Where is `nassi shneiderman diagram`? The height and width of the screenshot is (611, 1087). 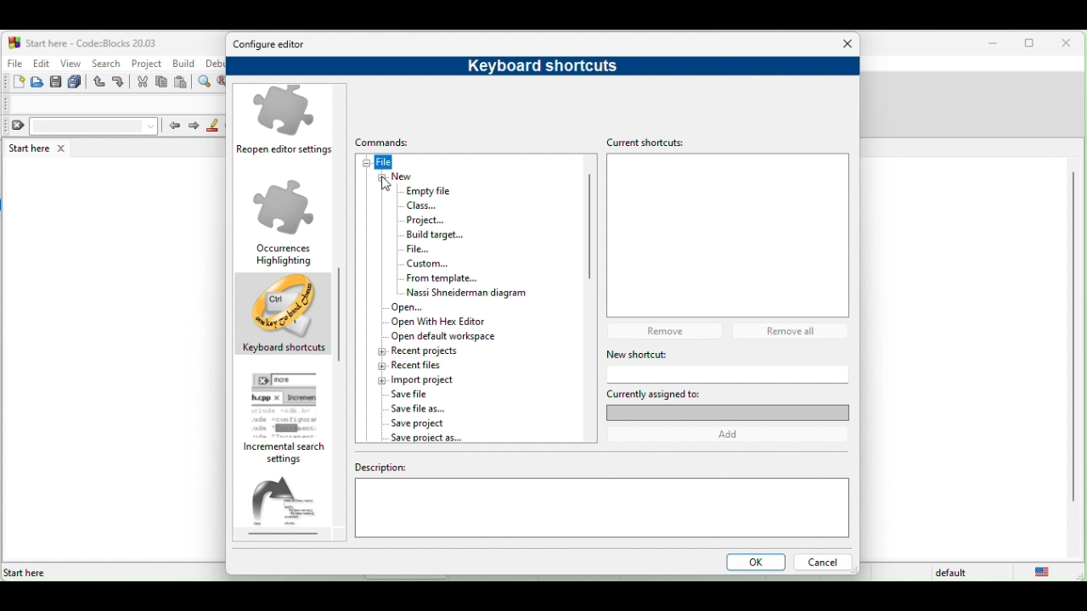 nassi shneiderman diagram is located at coordinates (462, 292).